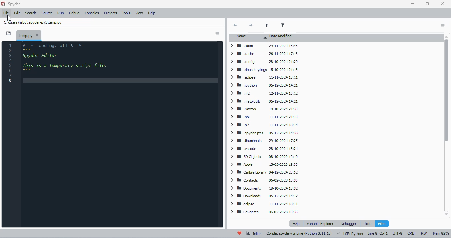 This screenshot has width=451, height=238. I want to click on > mp2 11-11-2024 18:14, so click(264, 125).